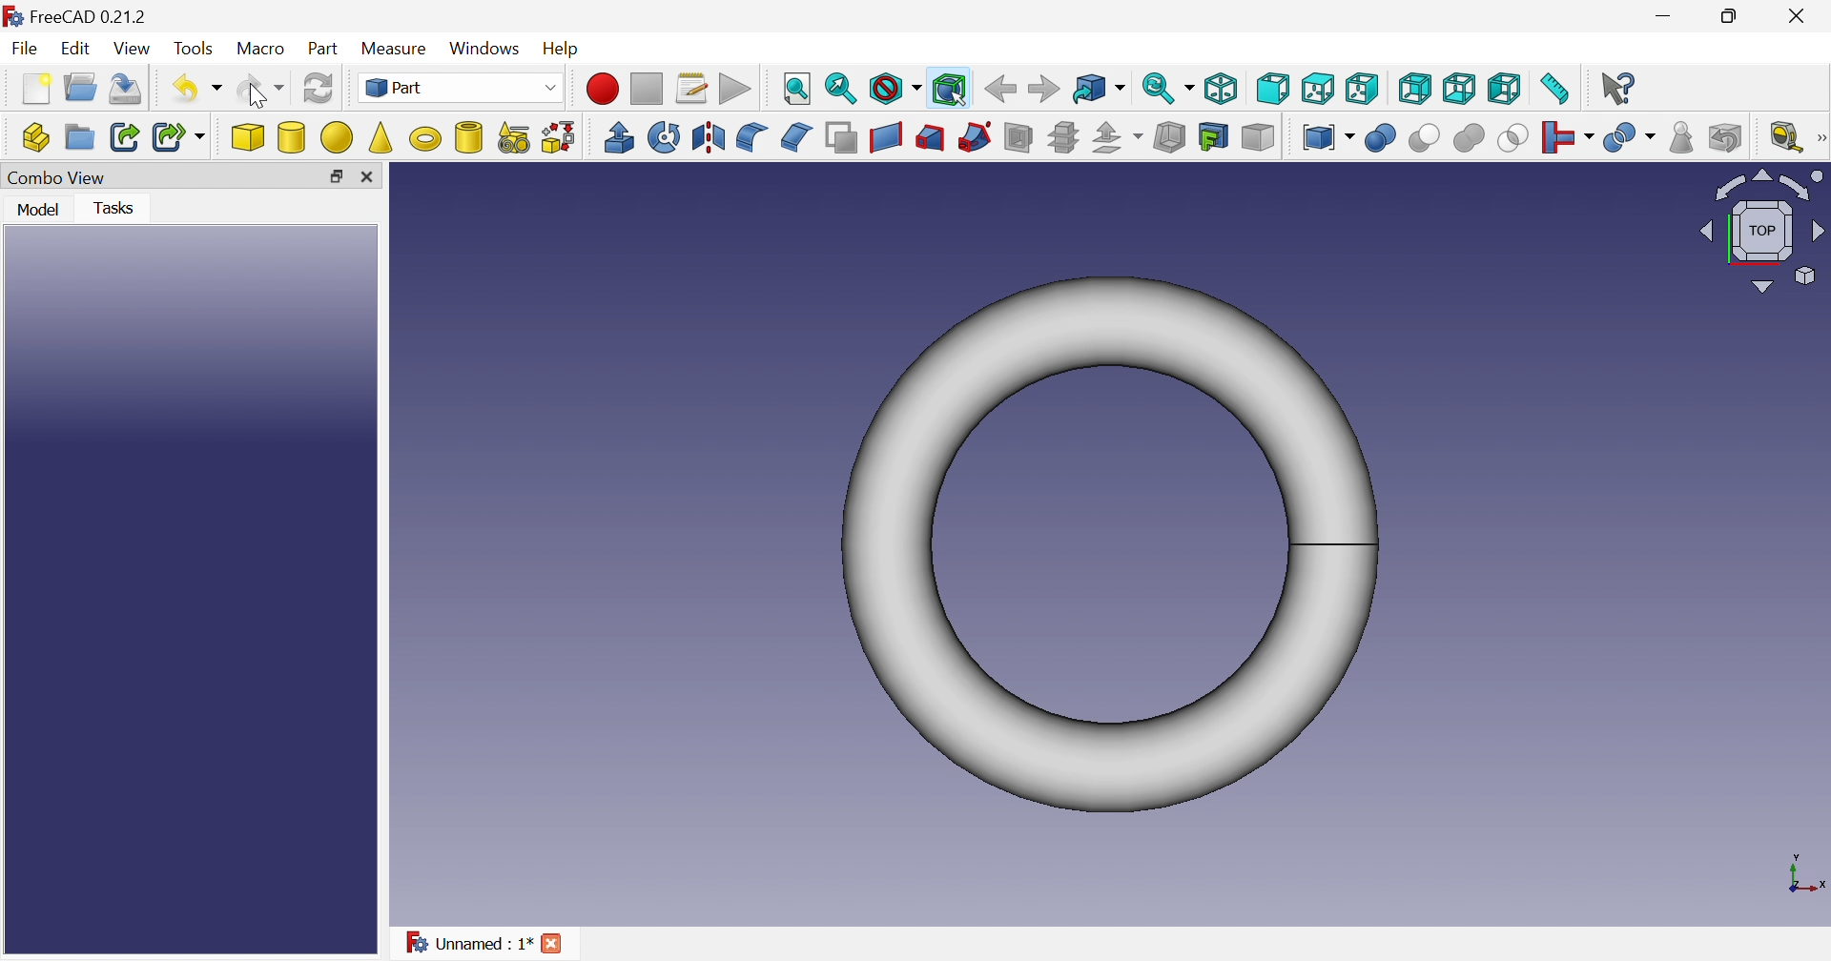 This screenshot has width=1831, height=961. What do you see at coordinates (1043, 91) in the screenshot?
I see `Forward` at bounding box center [1043, 91].